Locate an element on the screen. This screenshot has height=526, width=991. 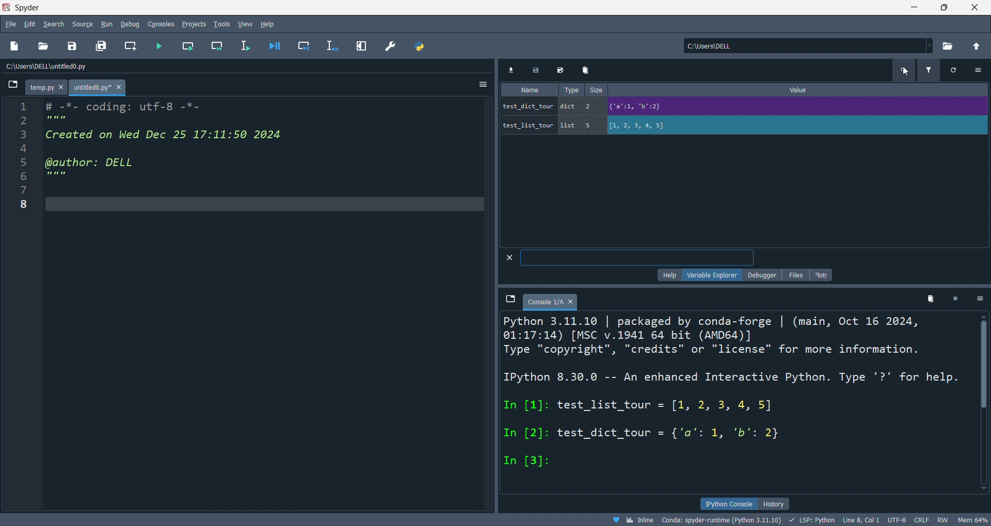
variable explorer is located at coordinates (709, 276).